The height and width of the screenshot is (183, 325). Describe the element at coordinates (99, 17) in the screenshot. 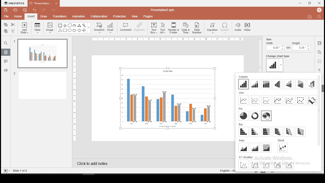

I see `collaboration` at that location.